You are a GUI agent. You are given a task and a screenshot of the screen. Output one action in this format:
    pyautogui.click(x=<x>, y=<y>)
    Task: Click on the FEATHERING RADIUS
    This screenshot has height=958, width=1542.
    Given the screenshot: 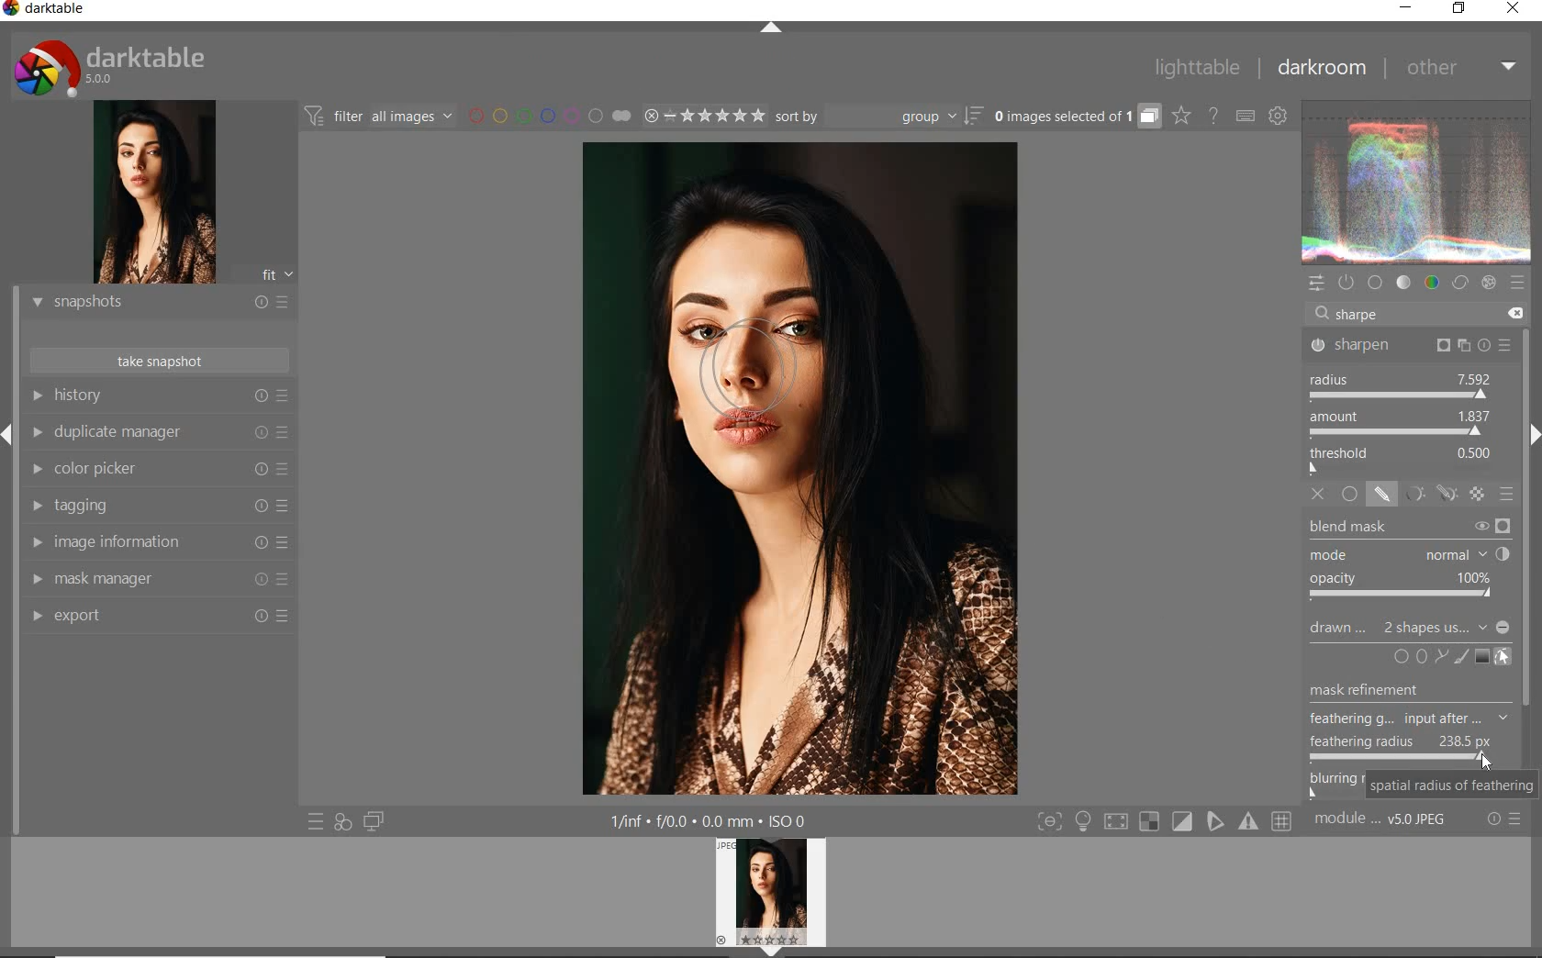 What is the action you would take?
    pyautogui.click(x=1408, y=750)
    